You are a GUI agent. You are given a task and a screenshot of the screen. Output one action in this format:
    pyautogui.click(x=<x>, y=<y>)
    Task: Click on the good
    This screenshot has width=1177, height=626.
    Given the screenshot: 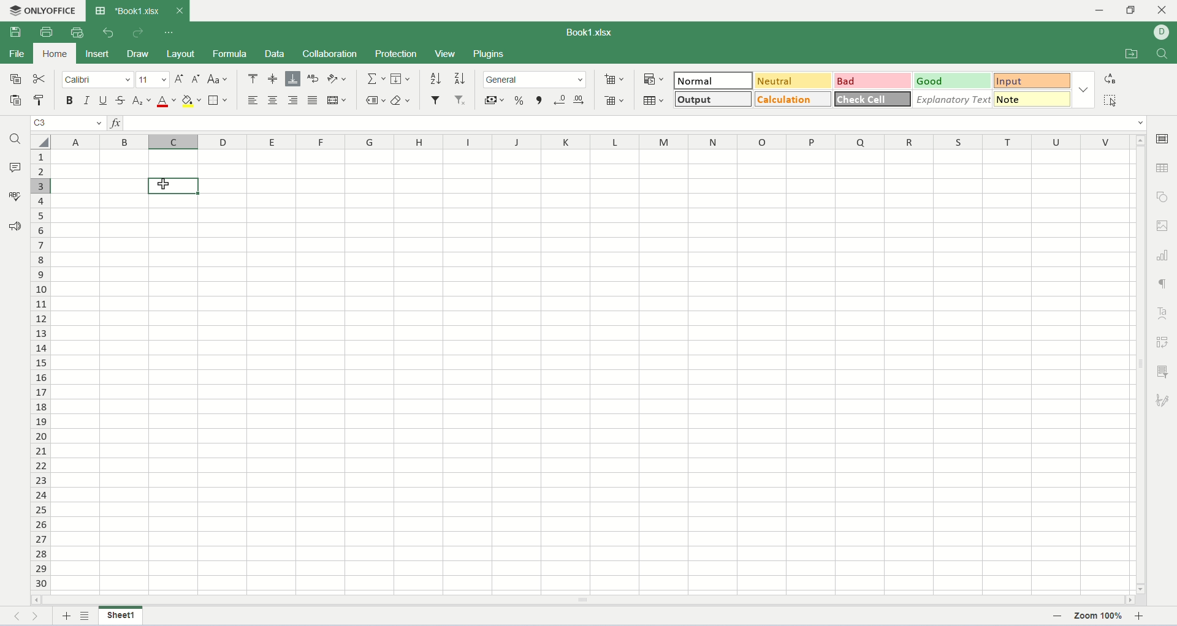 What is the action you would take?
    pyautogui.click(x=952, y=81)
    